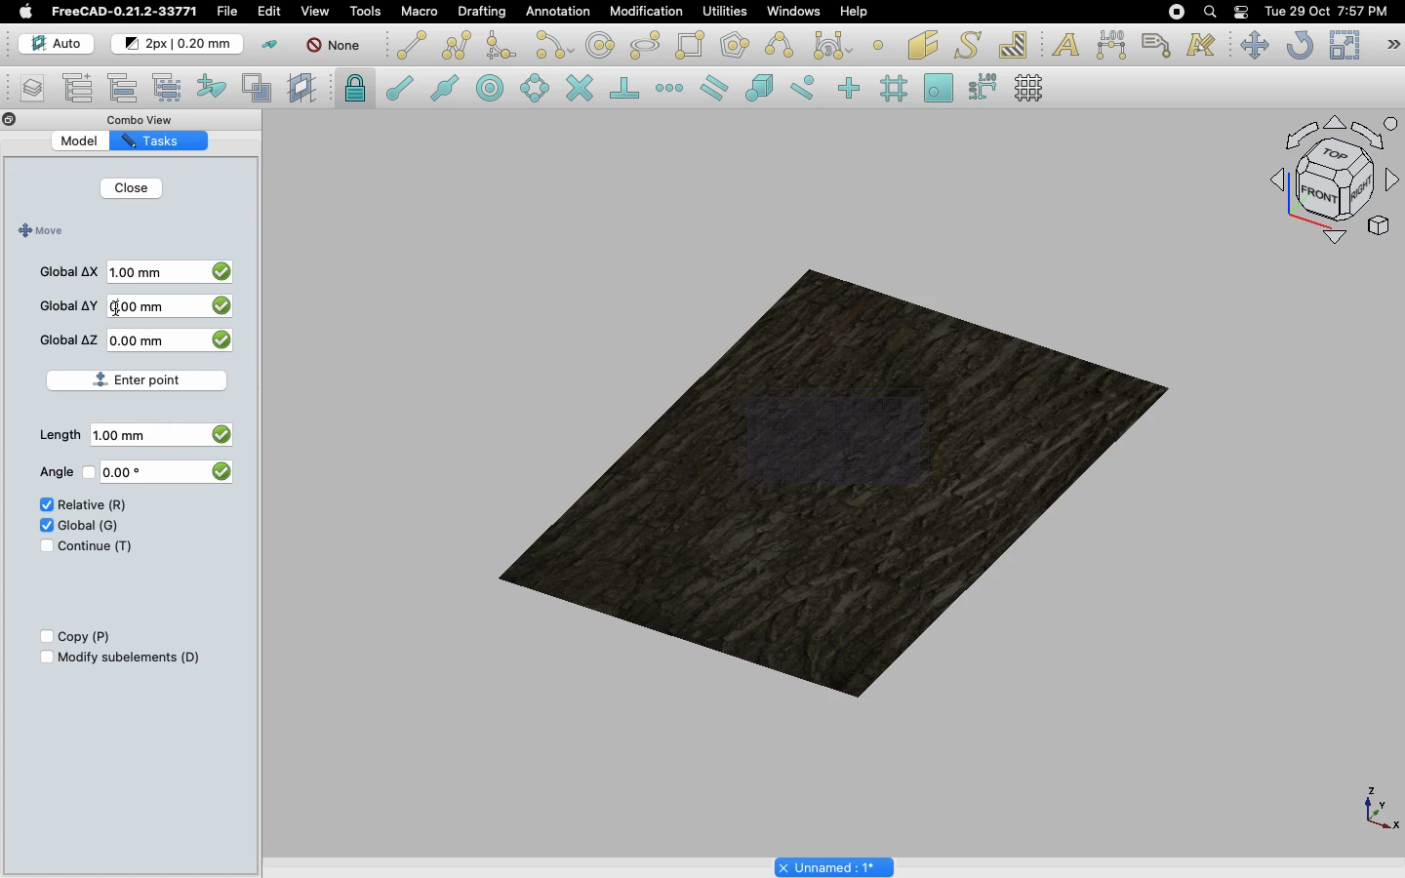 This screenshot has width=1405, height=878. What do you see at coordinates (53, 472) in the screenshot?
I see `Angle` at bounding box center [53, 472].